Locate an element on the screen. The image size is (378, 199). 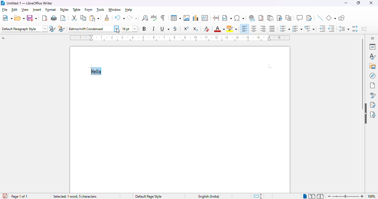
show draw functions is located at coordinates (341, 18).